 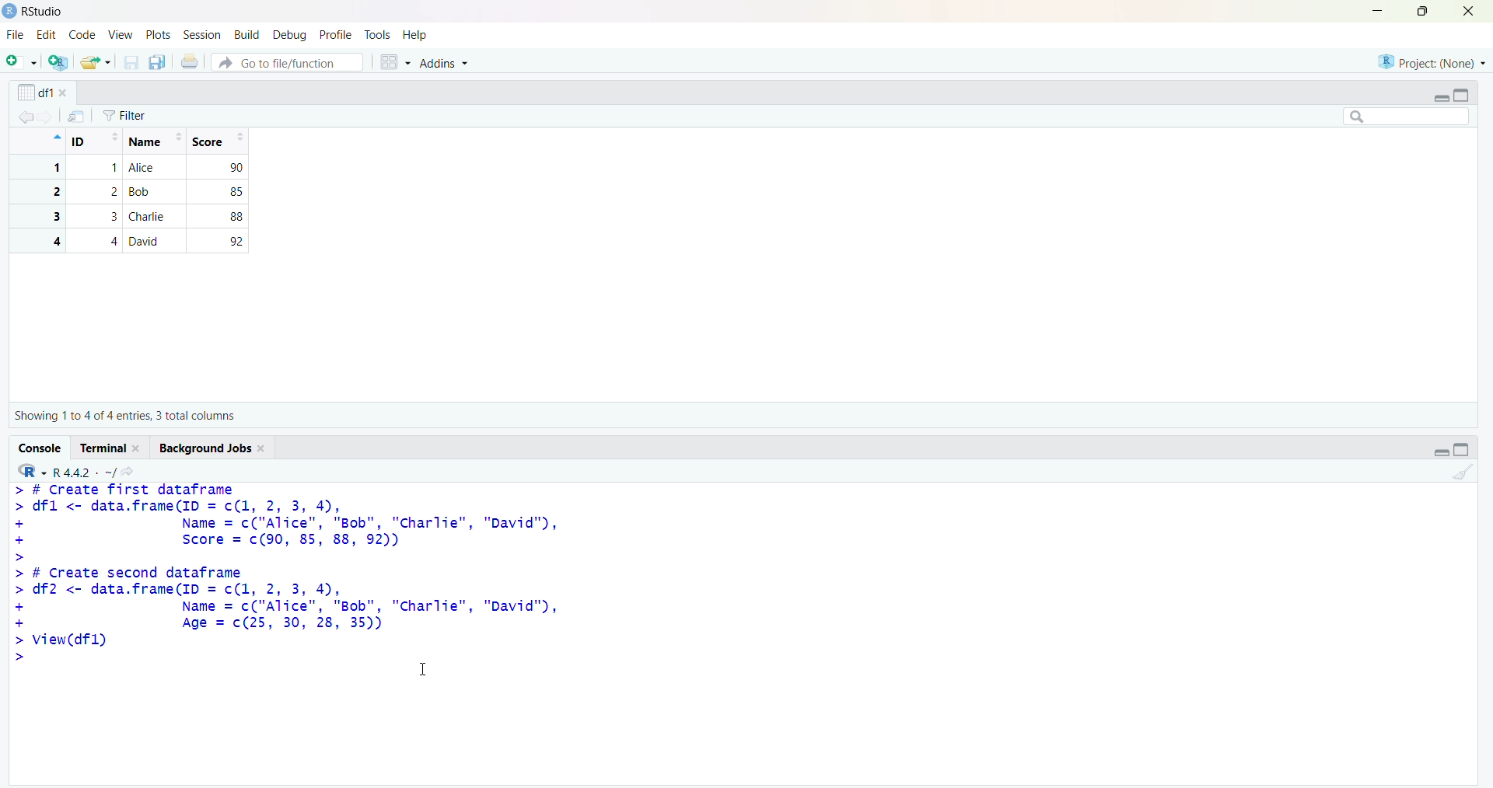 I want to click on Terminal, so click(x=104, y=448).